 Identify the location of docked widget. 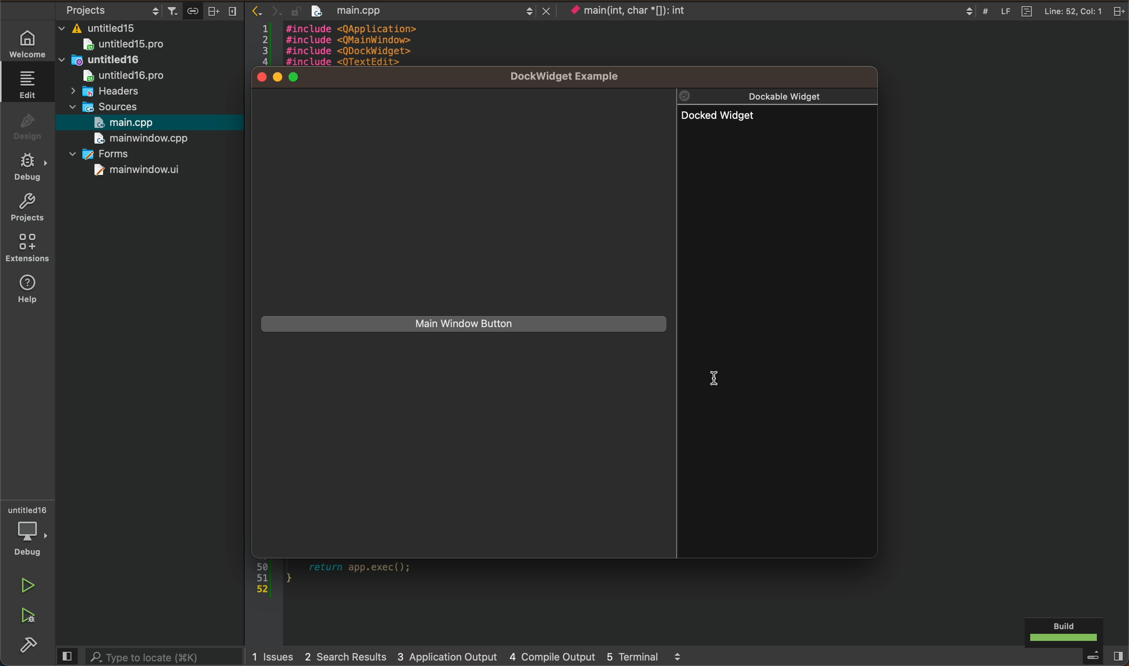
(776, 229).